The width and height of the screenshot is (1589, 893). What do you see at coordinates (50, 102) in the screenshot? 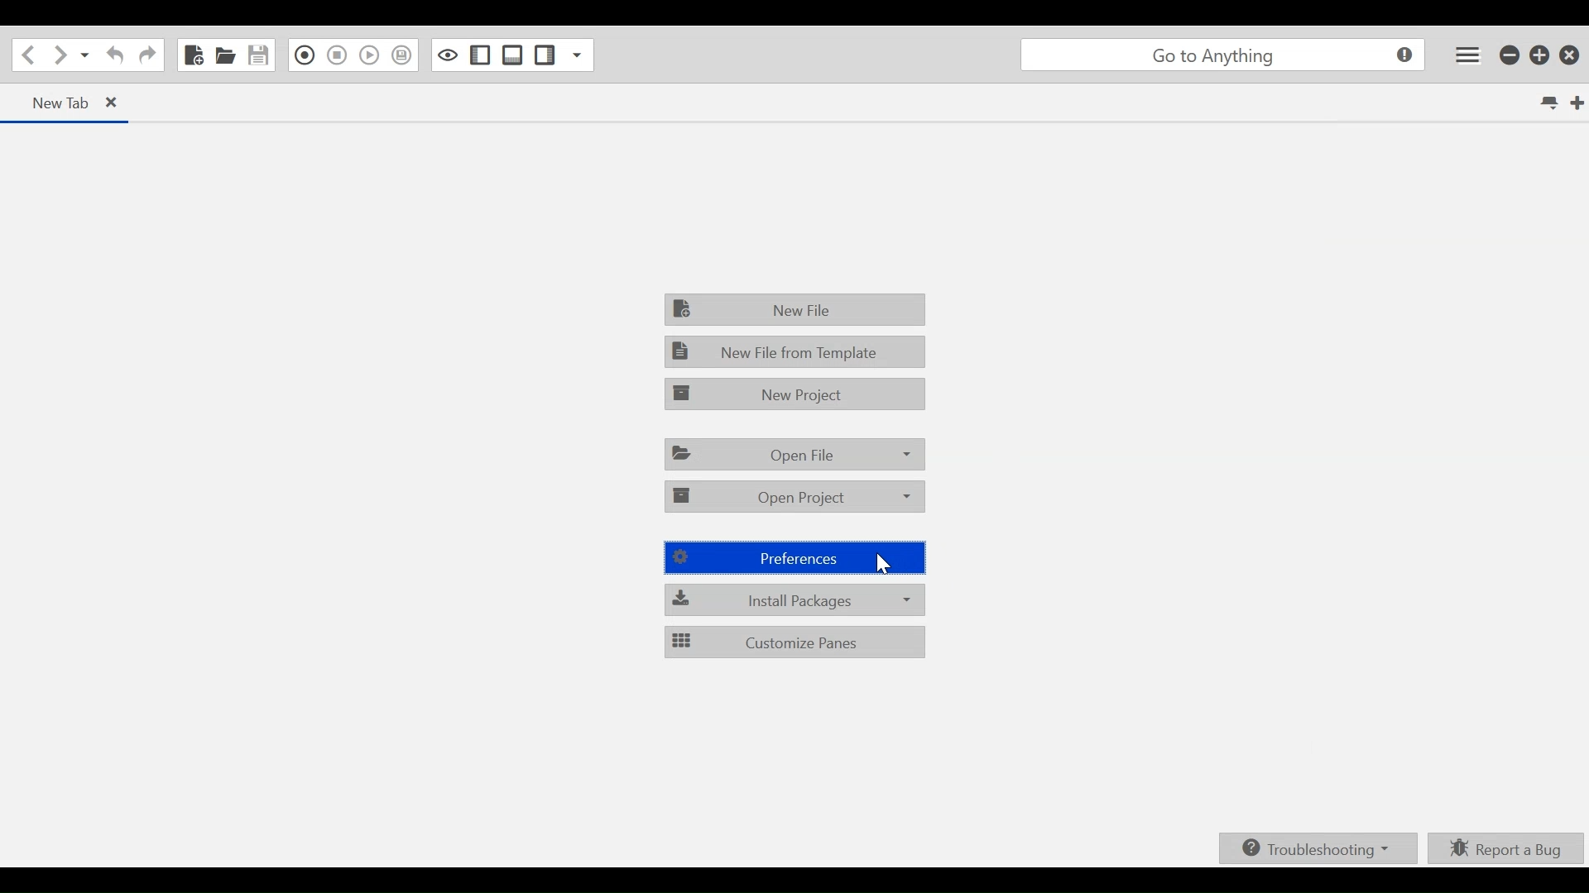
I see `New Tab` at bounding box center [50, 102].